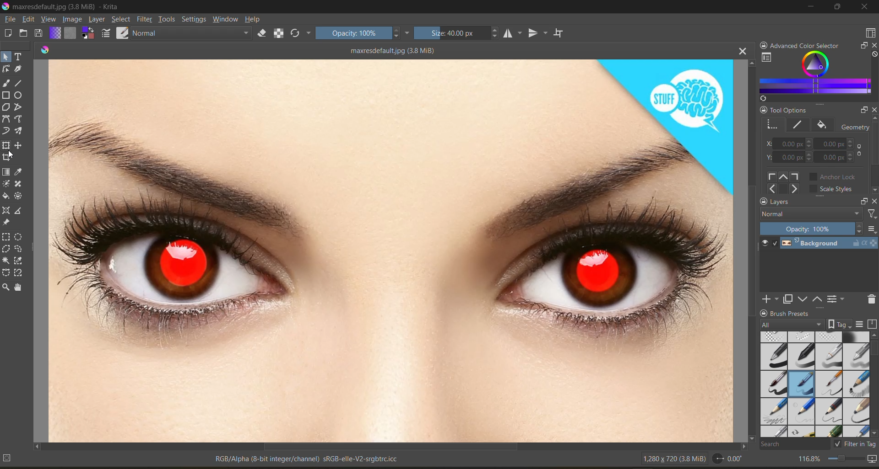 Image resolution: width=879 pixels, height=469 pixels. What do you see at coordinates (227, 21) in the screenshot?
I see `window` at bounding box center [227, 21].